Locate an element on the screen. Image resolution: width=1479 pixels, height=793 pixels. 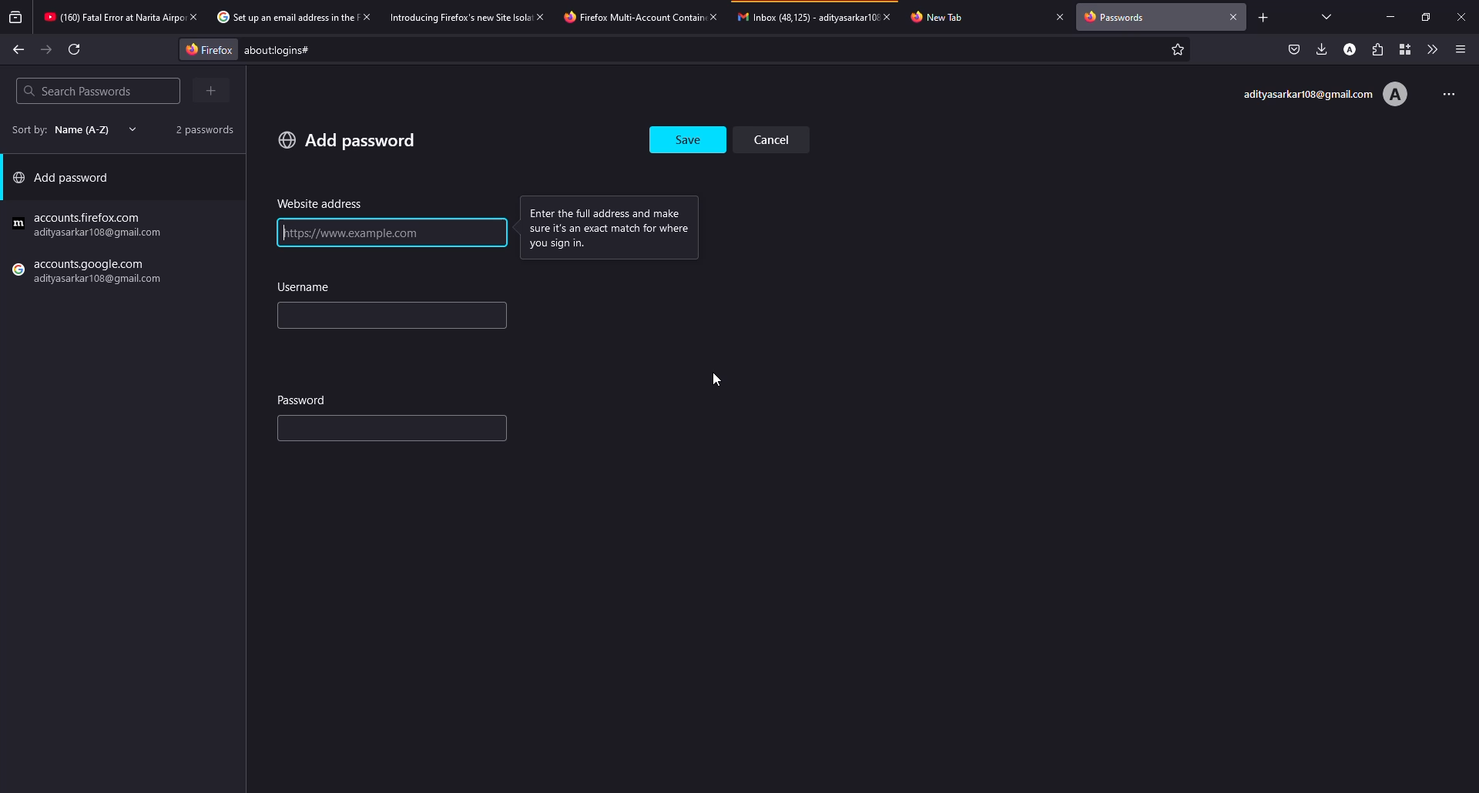
close is located at coordinates (193, 16).